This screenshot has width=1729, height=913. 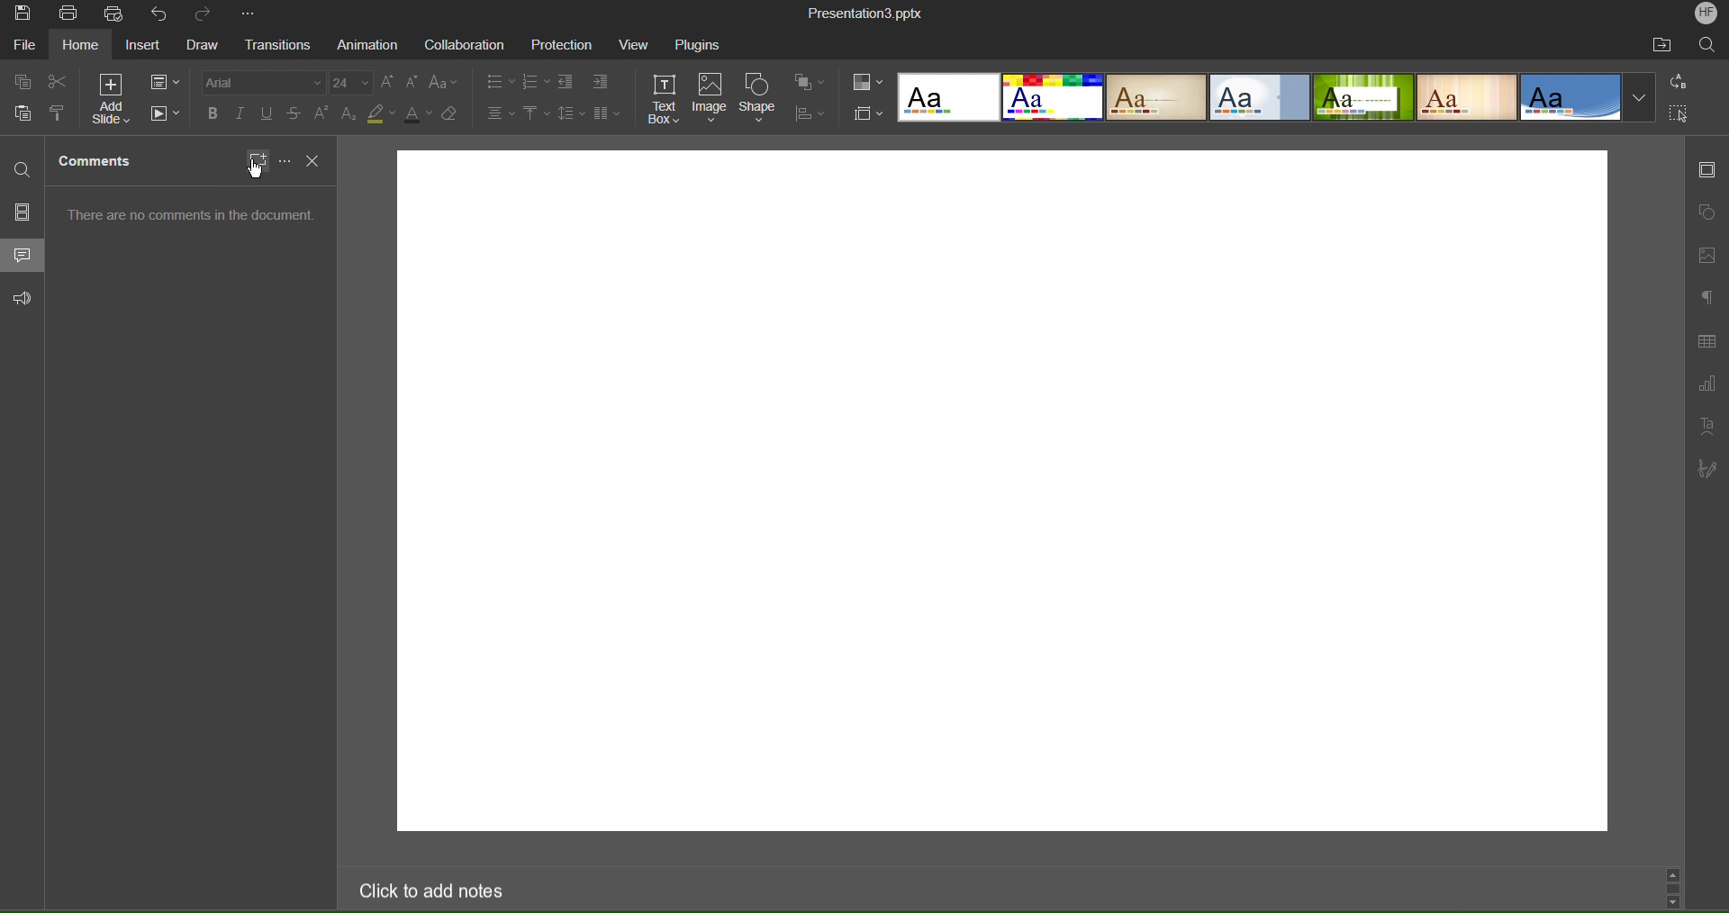 What do you see at coordinates (24, 81) in the screenshot?
I see `Copy` at bounding box center [24, 81].